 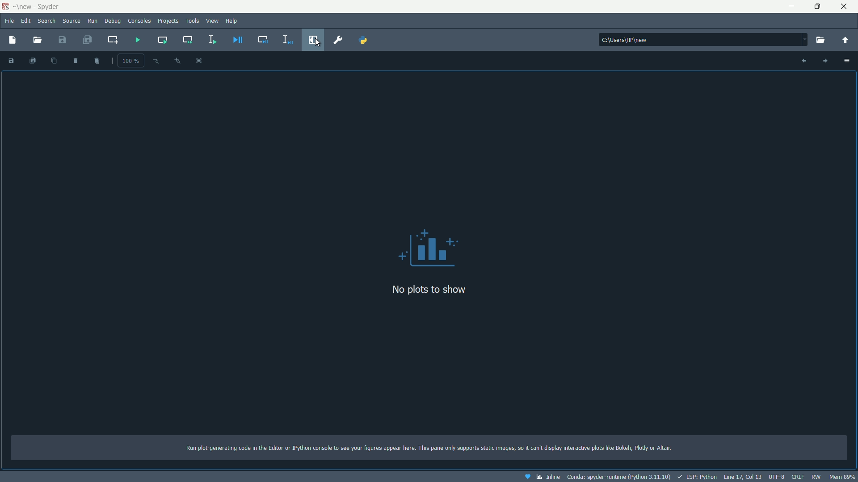 I want to click on new file, so click(x=13, y=40).